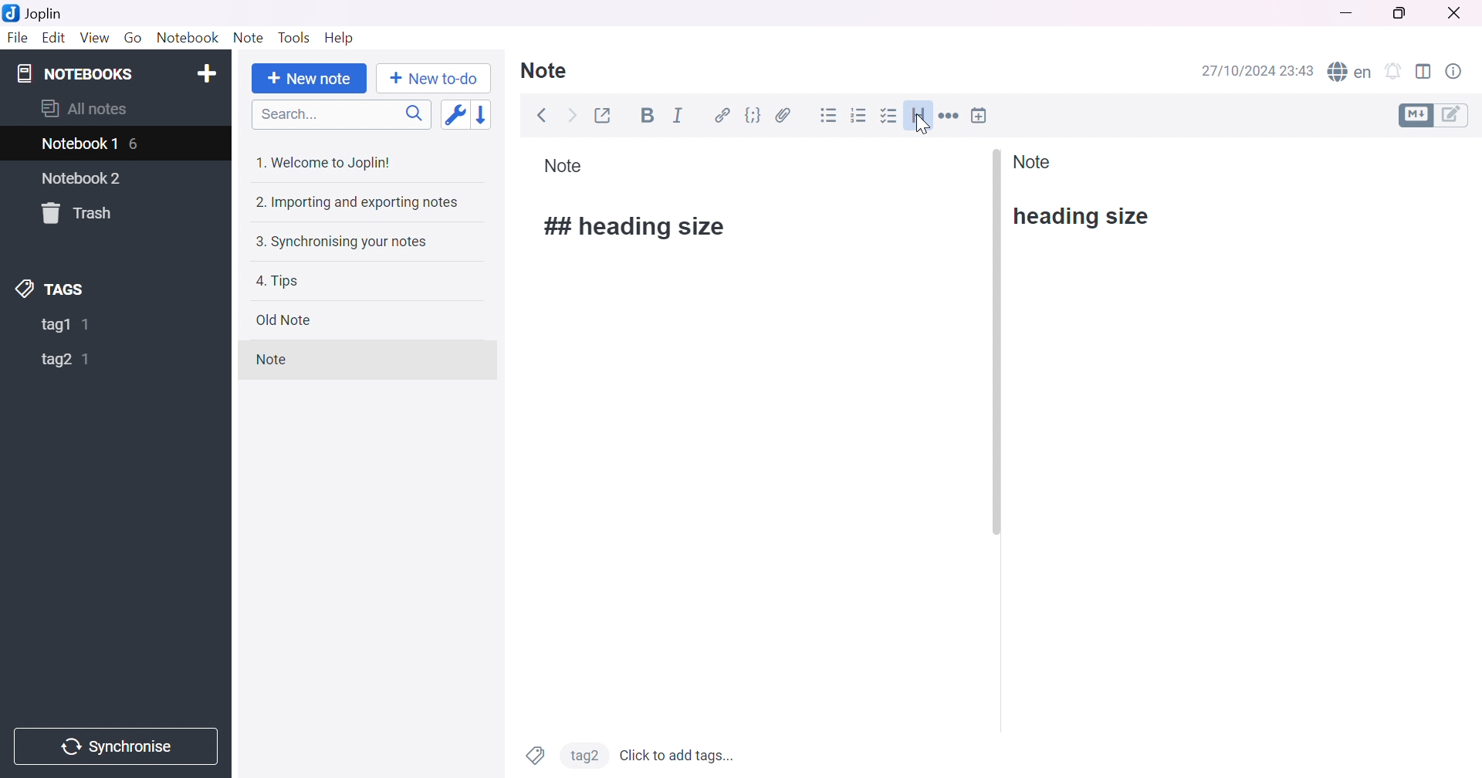 Image resolution: width=1482 pixels, height=778 pixels. What do you see at coordinates (889, 117) in the screenshot?
I see `Checkbox` at bounding box center [889, 117].